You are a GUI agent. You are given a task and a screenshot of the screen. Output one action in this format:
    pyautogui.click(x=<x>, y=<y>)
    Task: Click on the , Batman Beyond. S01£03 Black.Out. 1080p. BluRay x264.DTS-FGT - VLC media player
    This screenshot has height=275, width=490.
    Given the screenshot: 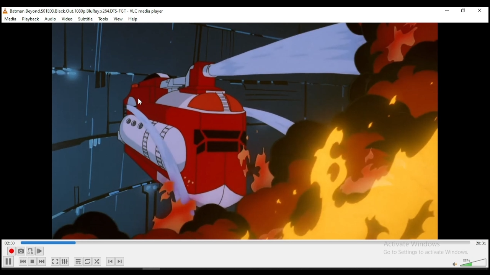 What is the action you would take?
    pyautogui.click(x=86, y=11)
    